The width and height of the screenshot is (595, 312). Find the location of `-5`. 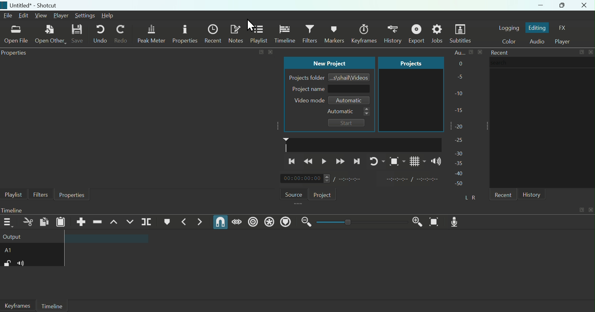

-5 is located at coordinates (459, 77).